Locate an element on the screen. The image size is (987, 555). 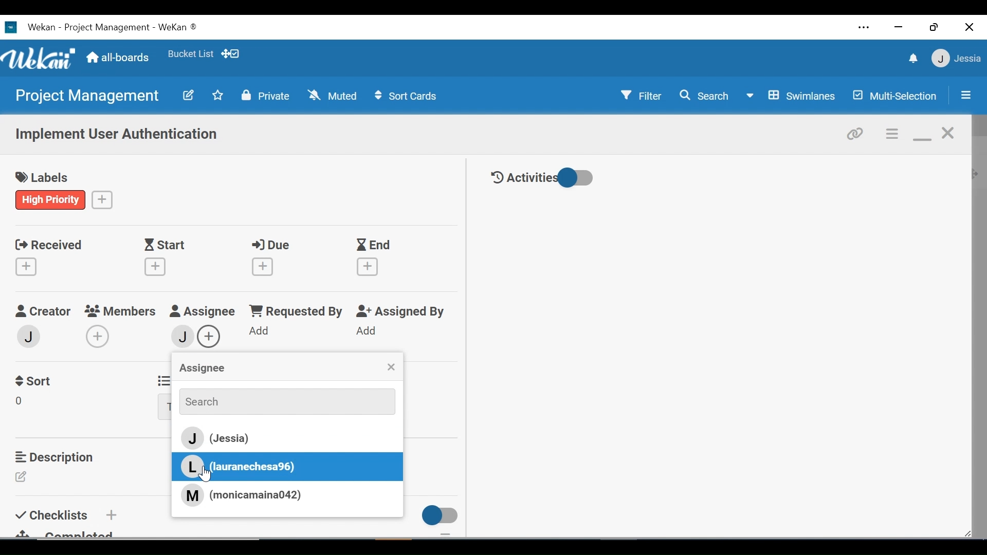
bucket list is located at coordinates (190, 54).